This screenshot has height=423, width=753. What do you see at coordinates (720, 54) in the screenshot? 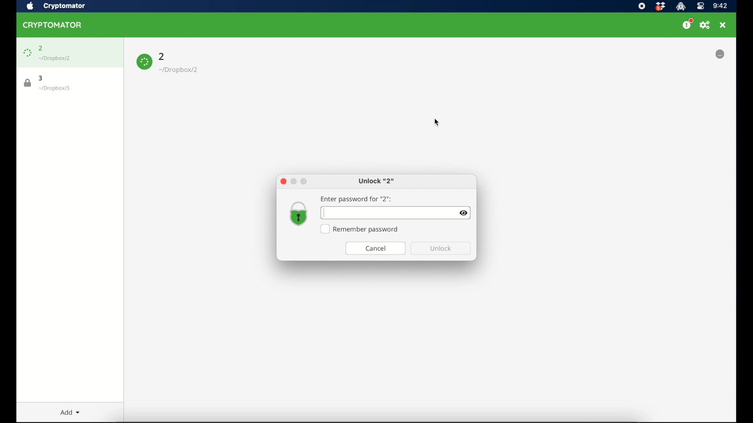
I see `loading` at bounding box center [720, 54].